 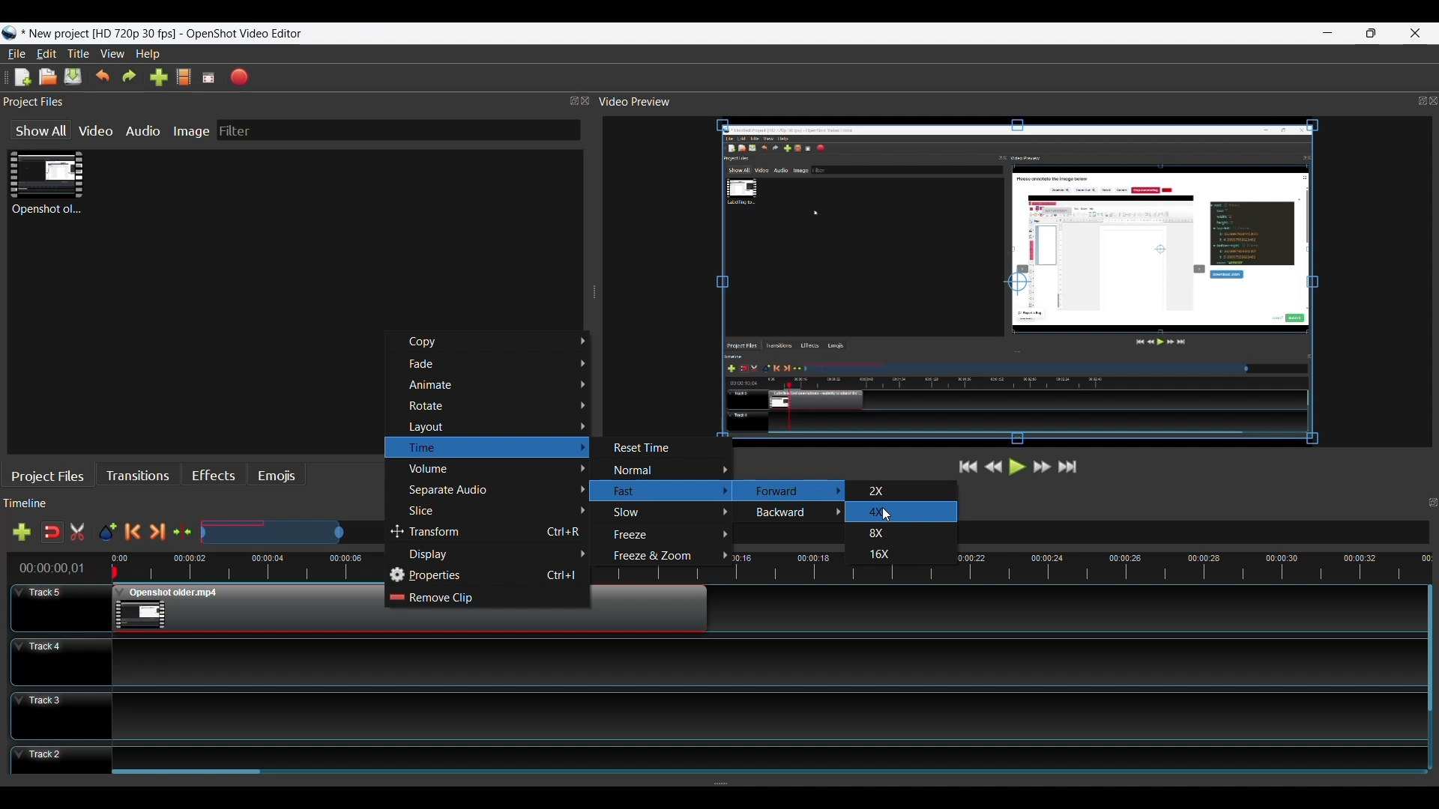 What do you see at coordinates (1429, 649) in the screenshot?
I see `Vertical Scroll bar` at bounding box center [1429, 649].